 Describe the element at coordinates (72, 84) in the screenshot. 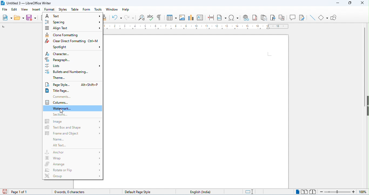

I see `page style` at that location.